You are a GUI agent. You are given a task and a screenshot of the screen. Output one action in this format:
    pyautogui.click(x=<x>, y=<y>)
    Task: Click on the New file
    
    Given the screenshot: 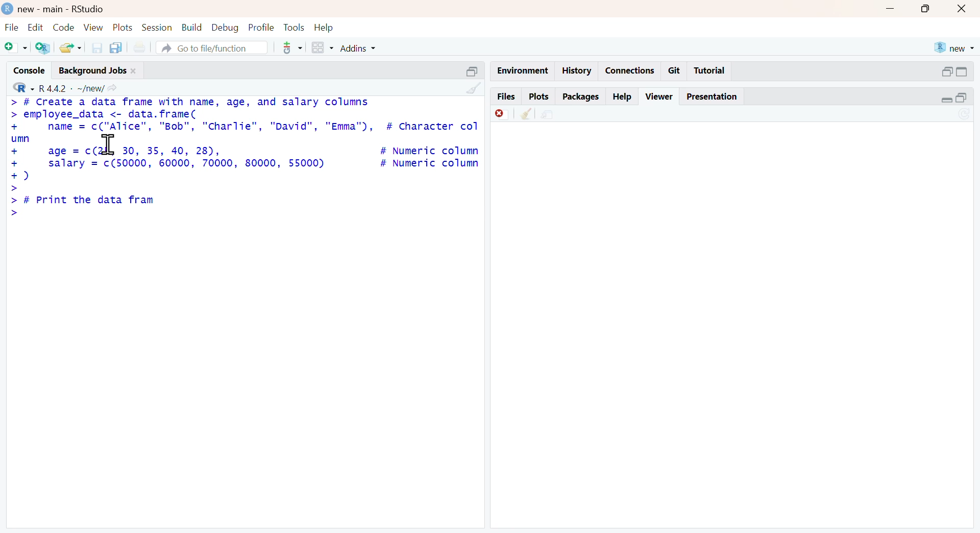 What is the action you would take?
    pyautogui.click(x=15, y=49)
    